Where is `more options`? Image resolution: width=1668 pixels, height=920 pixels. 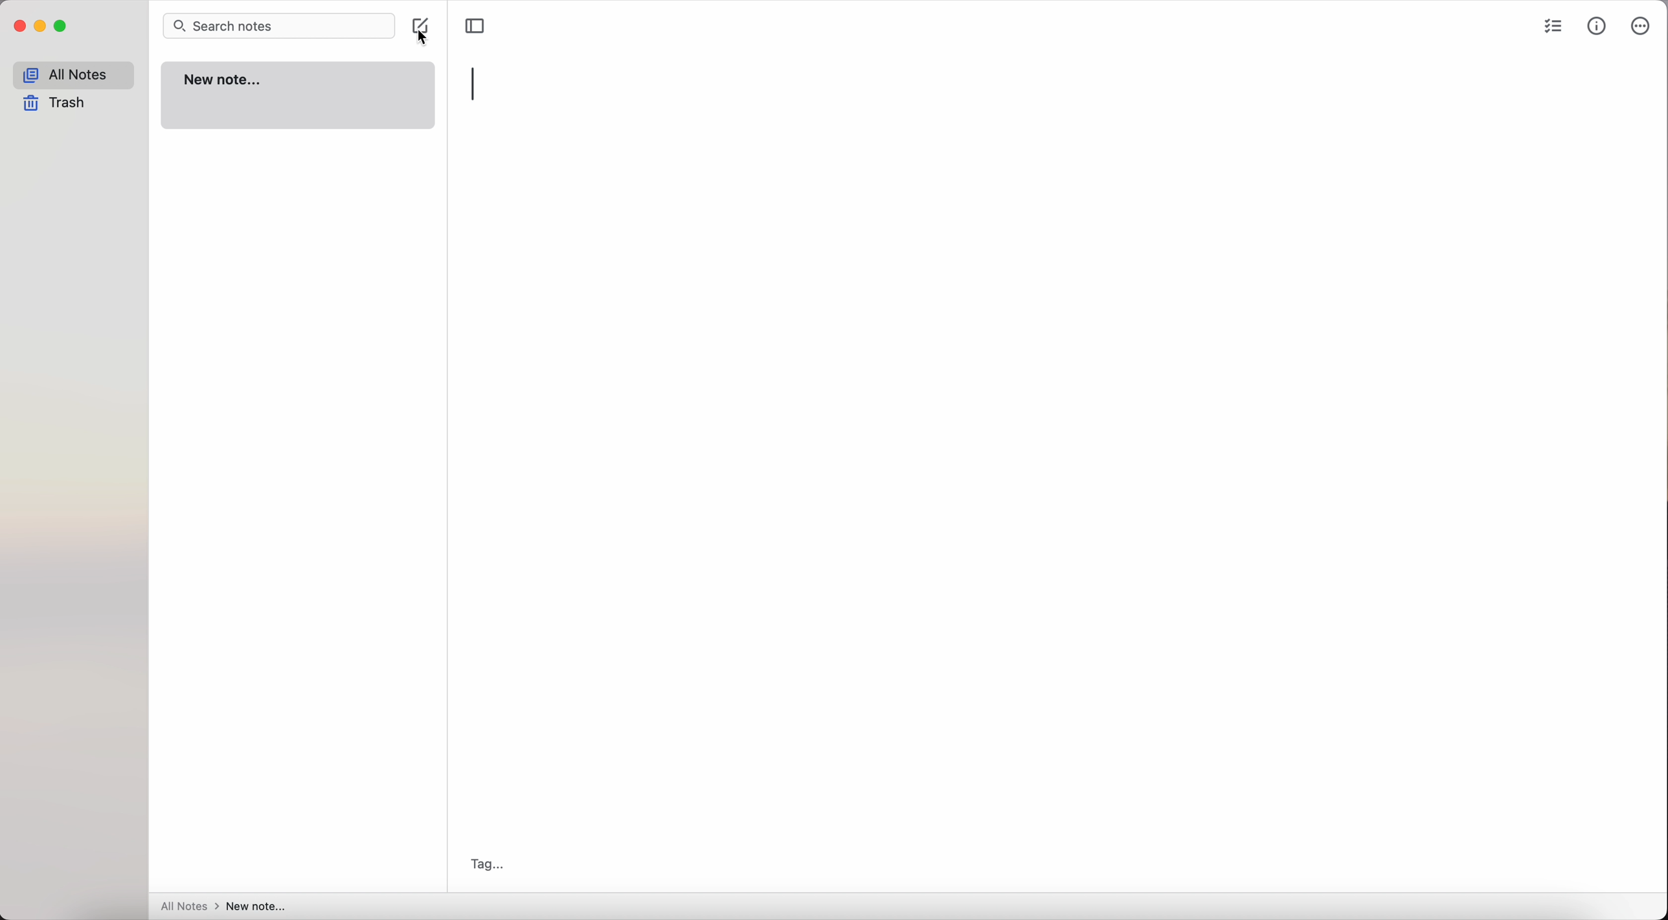
more options is located at coordinates (1642, 27).